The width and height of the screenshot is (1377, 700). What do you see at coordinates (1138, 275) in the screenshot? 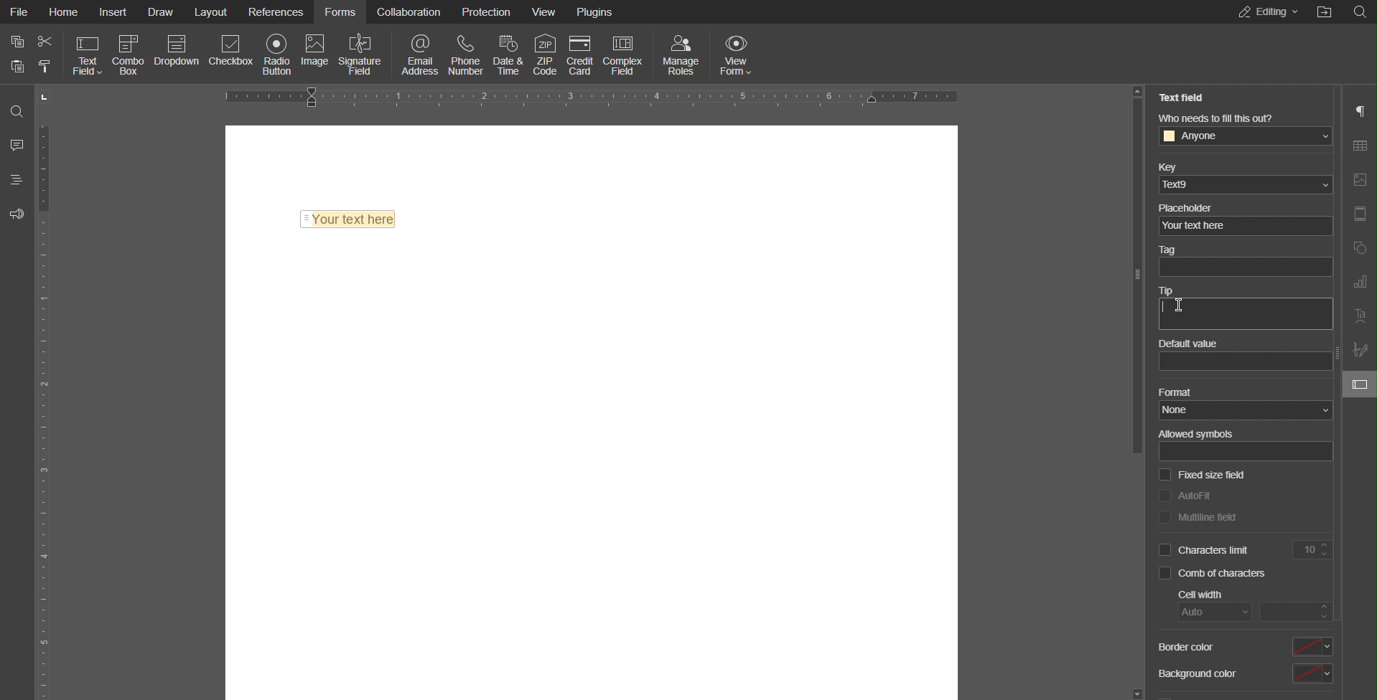
I see `slider` at bounding box center [1138, 275].